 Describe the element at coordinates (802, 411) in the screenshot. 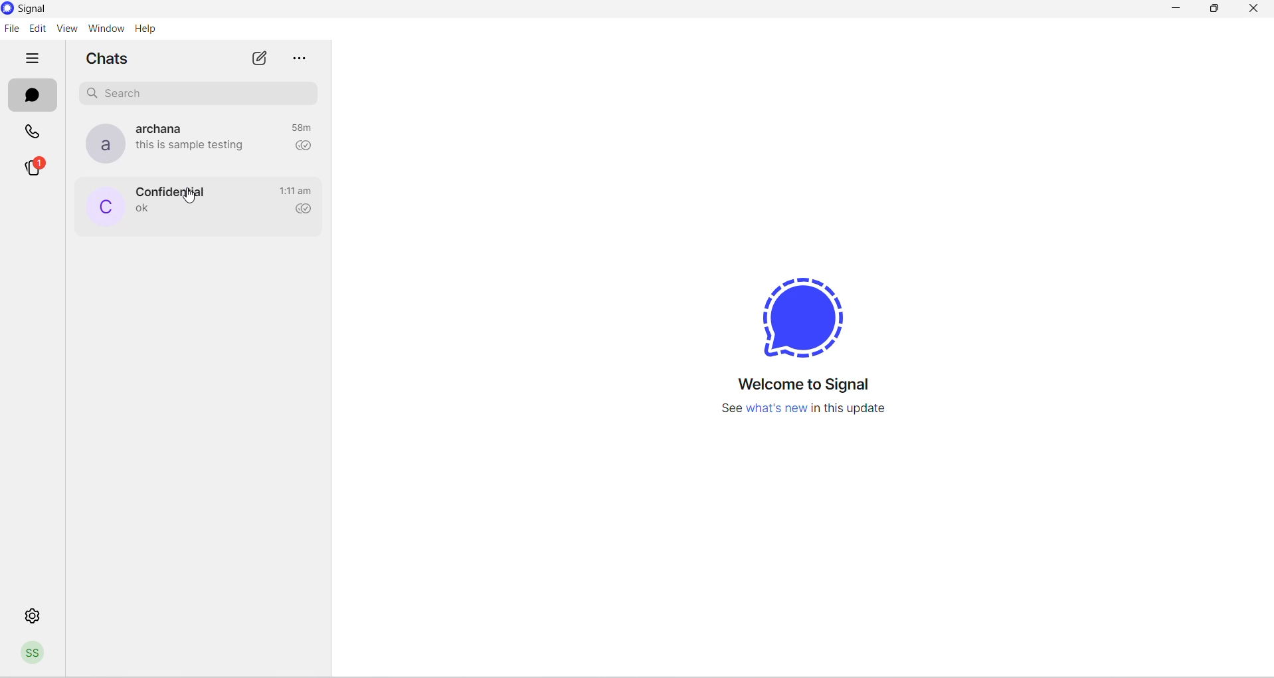

I see `new update information` at that location.